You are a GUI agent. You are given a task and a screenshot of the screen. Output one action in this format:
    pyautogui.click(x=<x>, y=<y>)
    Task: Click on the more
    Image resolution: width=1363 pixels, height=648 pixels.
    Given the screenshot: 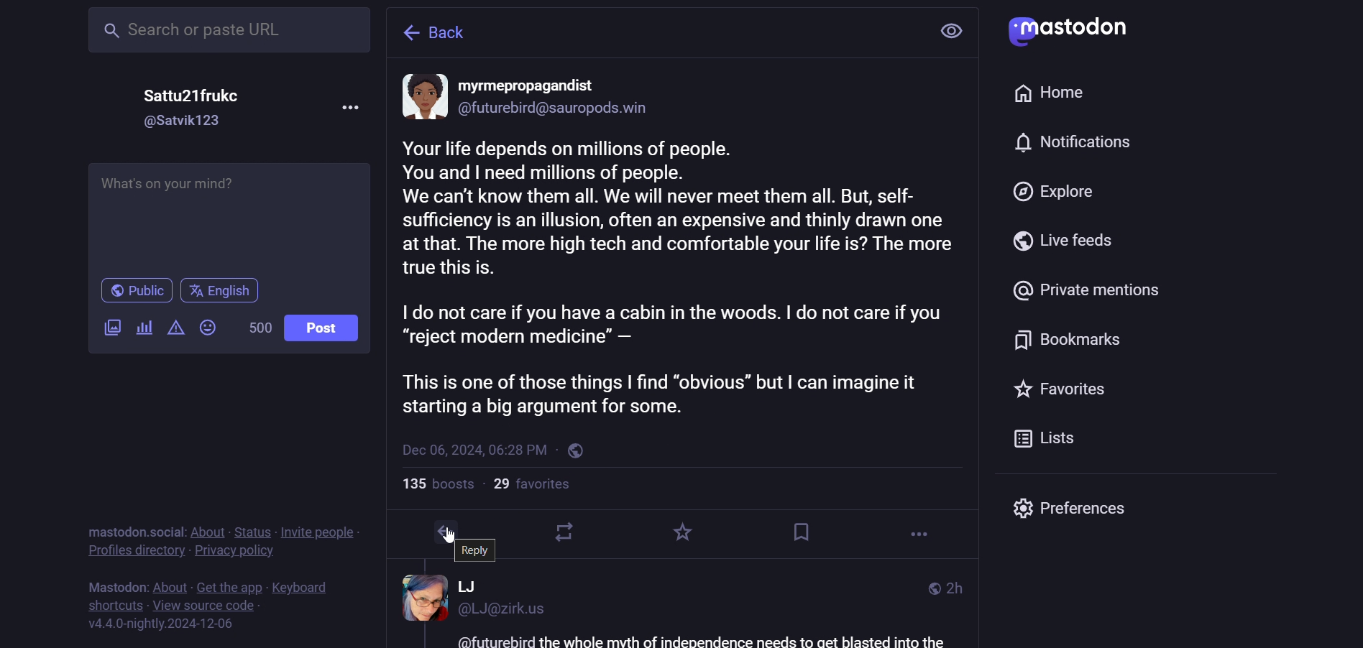 What is the action you would take?
    pyautogui.click(x=916, y=534)
    